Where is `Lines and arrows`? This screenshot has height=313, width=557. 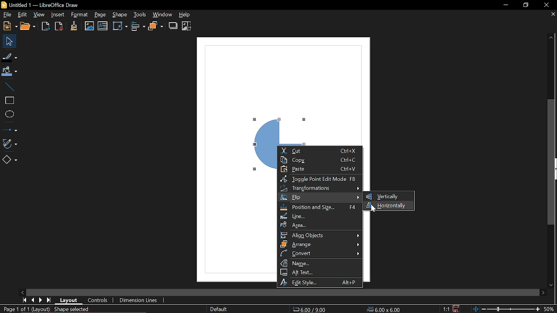 Lines and arrows is located at coordinates (10, 127).